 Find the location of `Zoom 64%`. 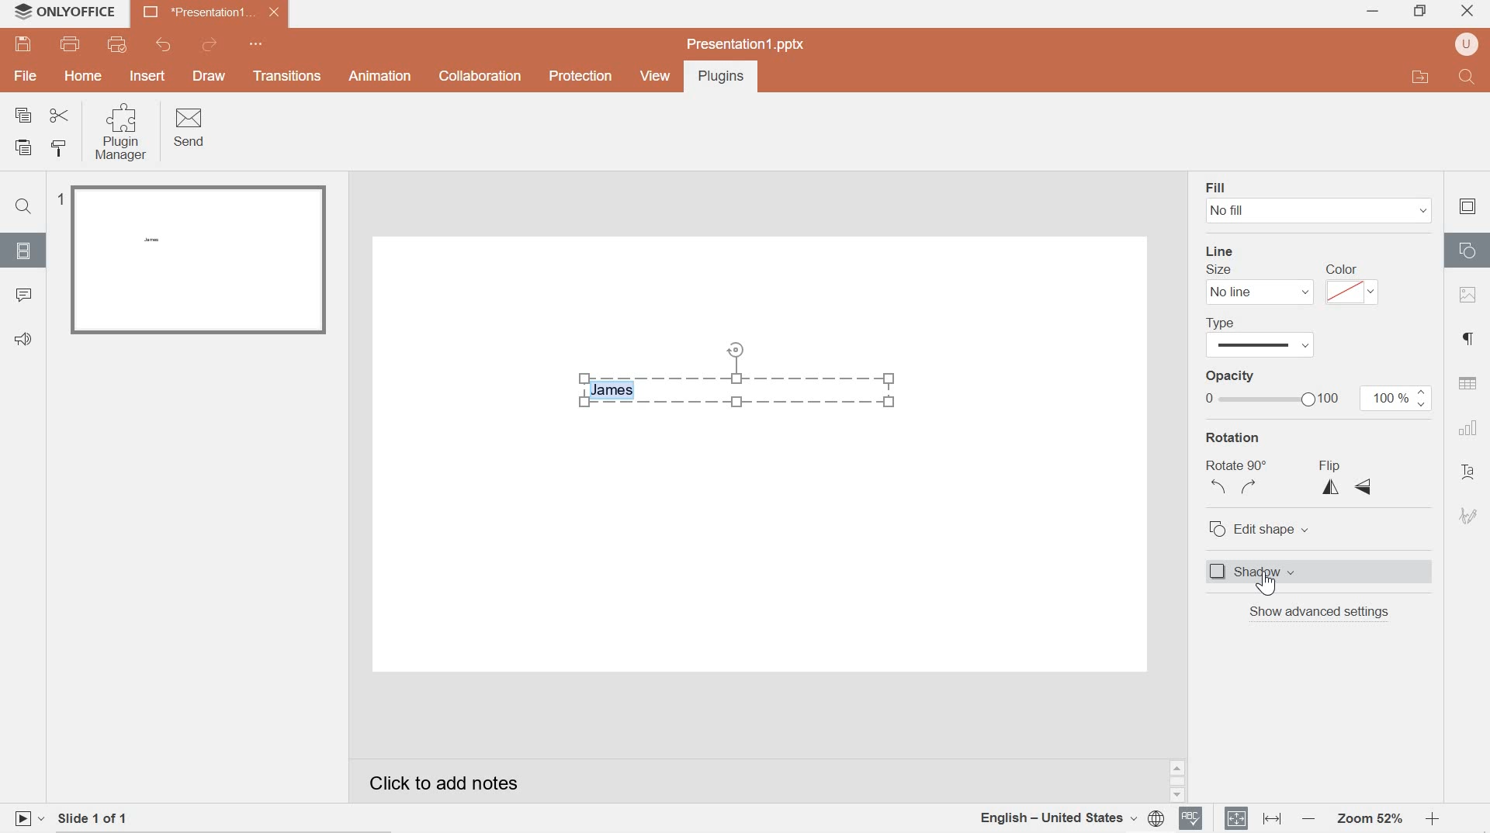

Zoom 64% is located at coordinates (1368, 818).